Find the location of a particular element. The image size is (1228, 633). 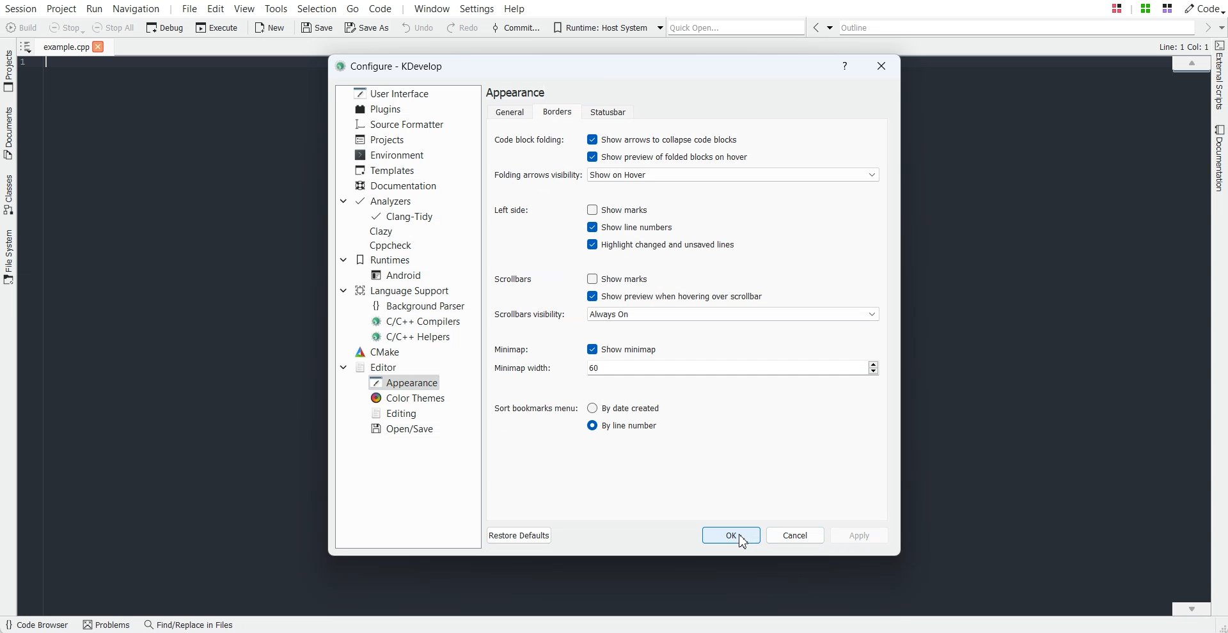

External Scripts is located at coordinates (1220, 75).